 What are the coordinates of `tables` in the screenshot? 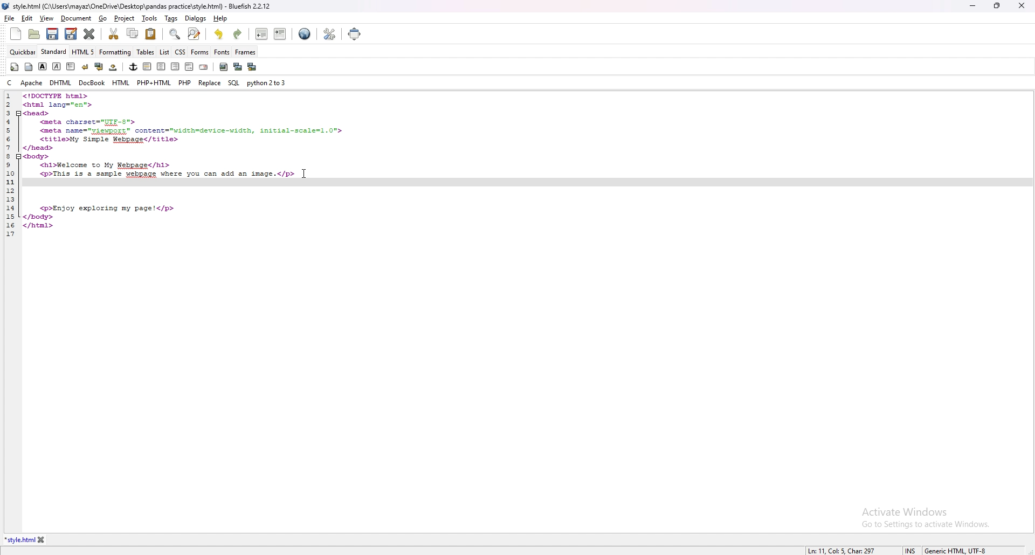 It's located at (146, 53).